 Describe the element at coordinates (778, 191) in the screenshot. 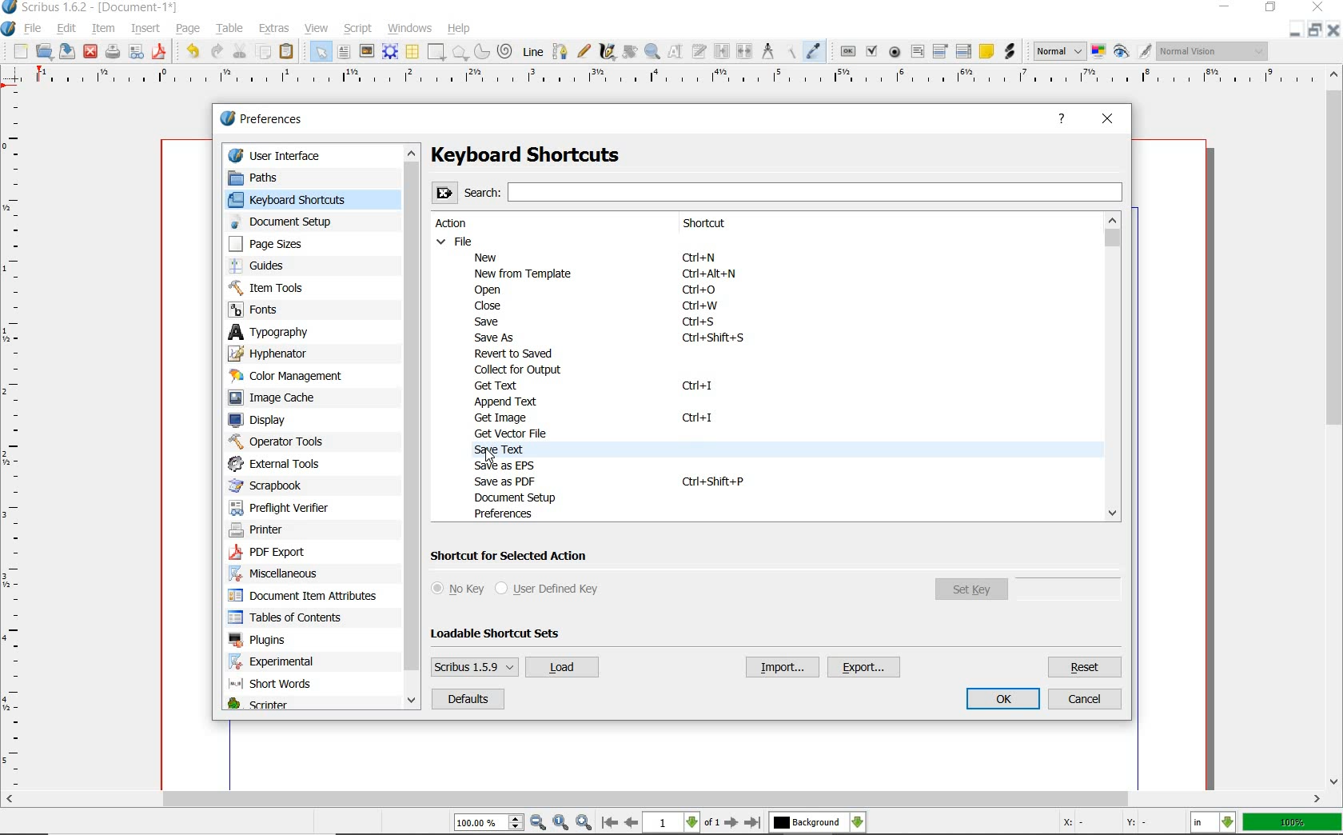

I see `Search` at that location.